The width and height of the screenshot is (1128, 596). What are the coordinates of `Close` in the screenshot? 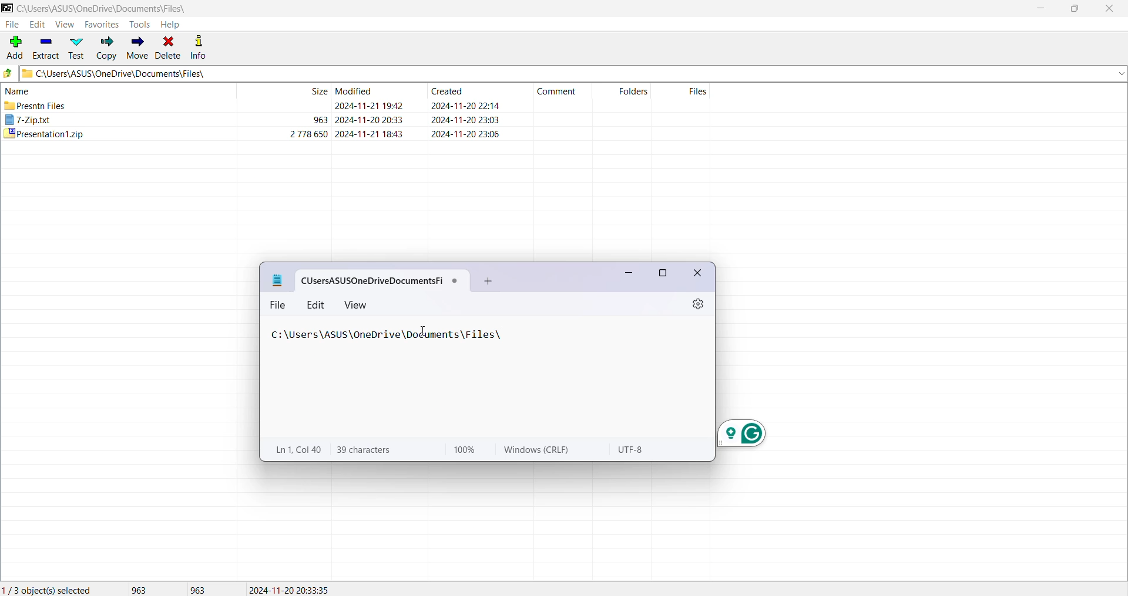 It's located at (699, 274).